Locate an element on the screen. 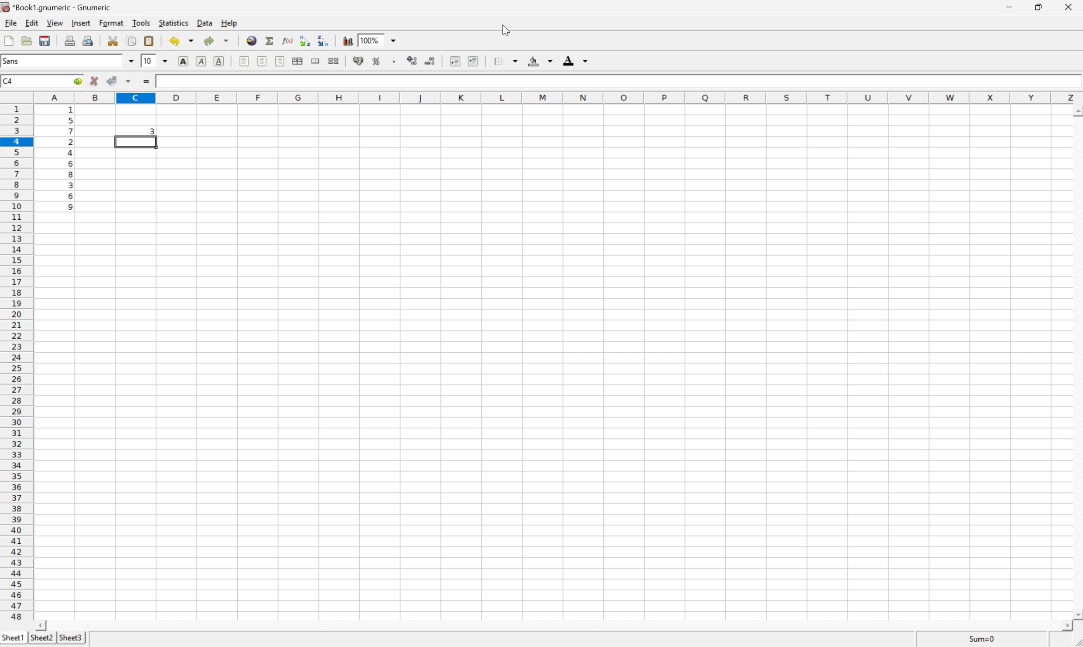 Image resolution: width=1083 pixels, height=647 pixels. scroll left is located at coordinates (41, 624).